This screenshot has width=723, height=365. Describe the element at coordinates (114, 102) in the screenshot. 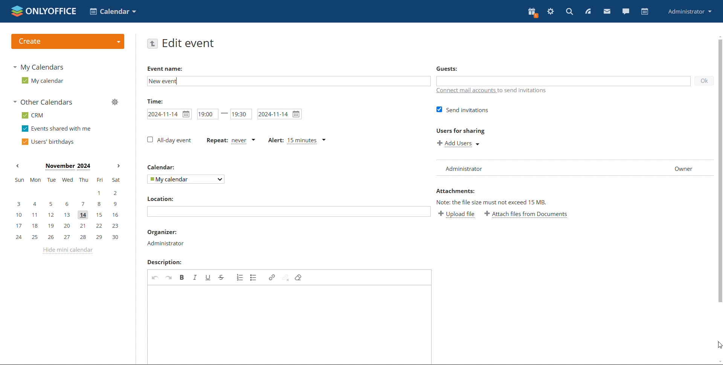

I see `manage` at that location.